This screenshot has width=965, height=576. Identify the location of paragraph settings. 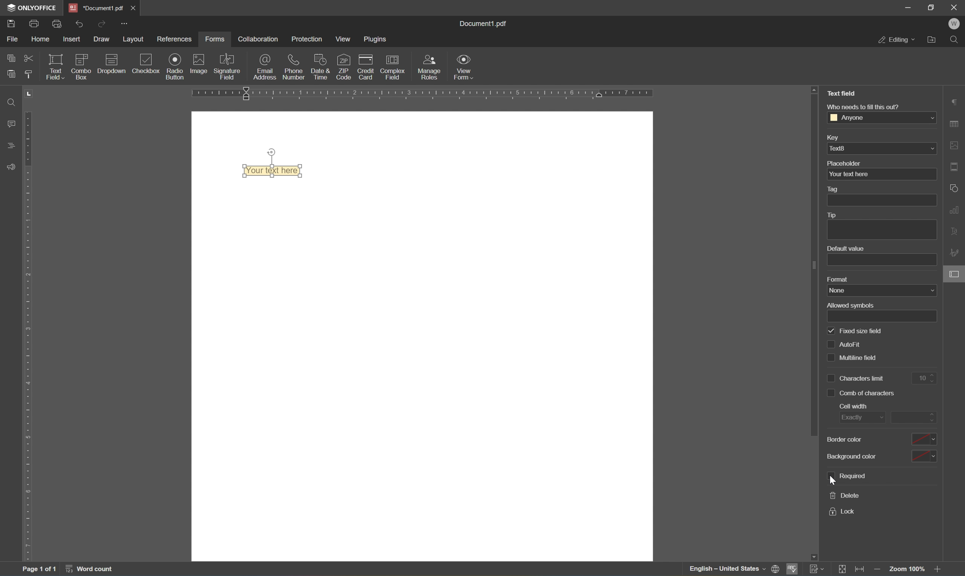
(957, 101).